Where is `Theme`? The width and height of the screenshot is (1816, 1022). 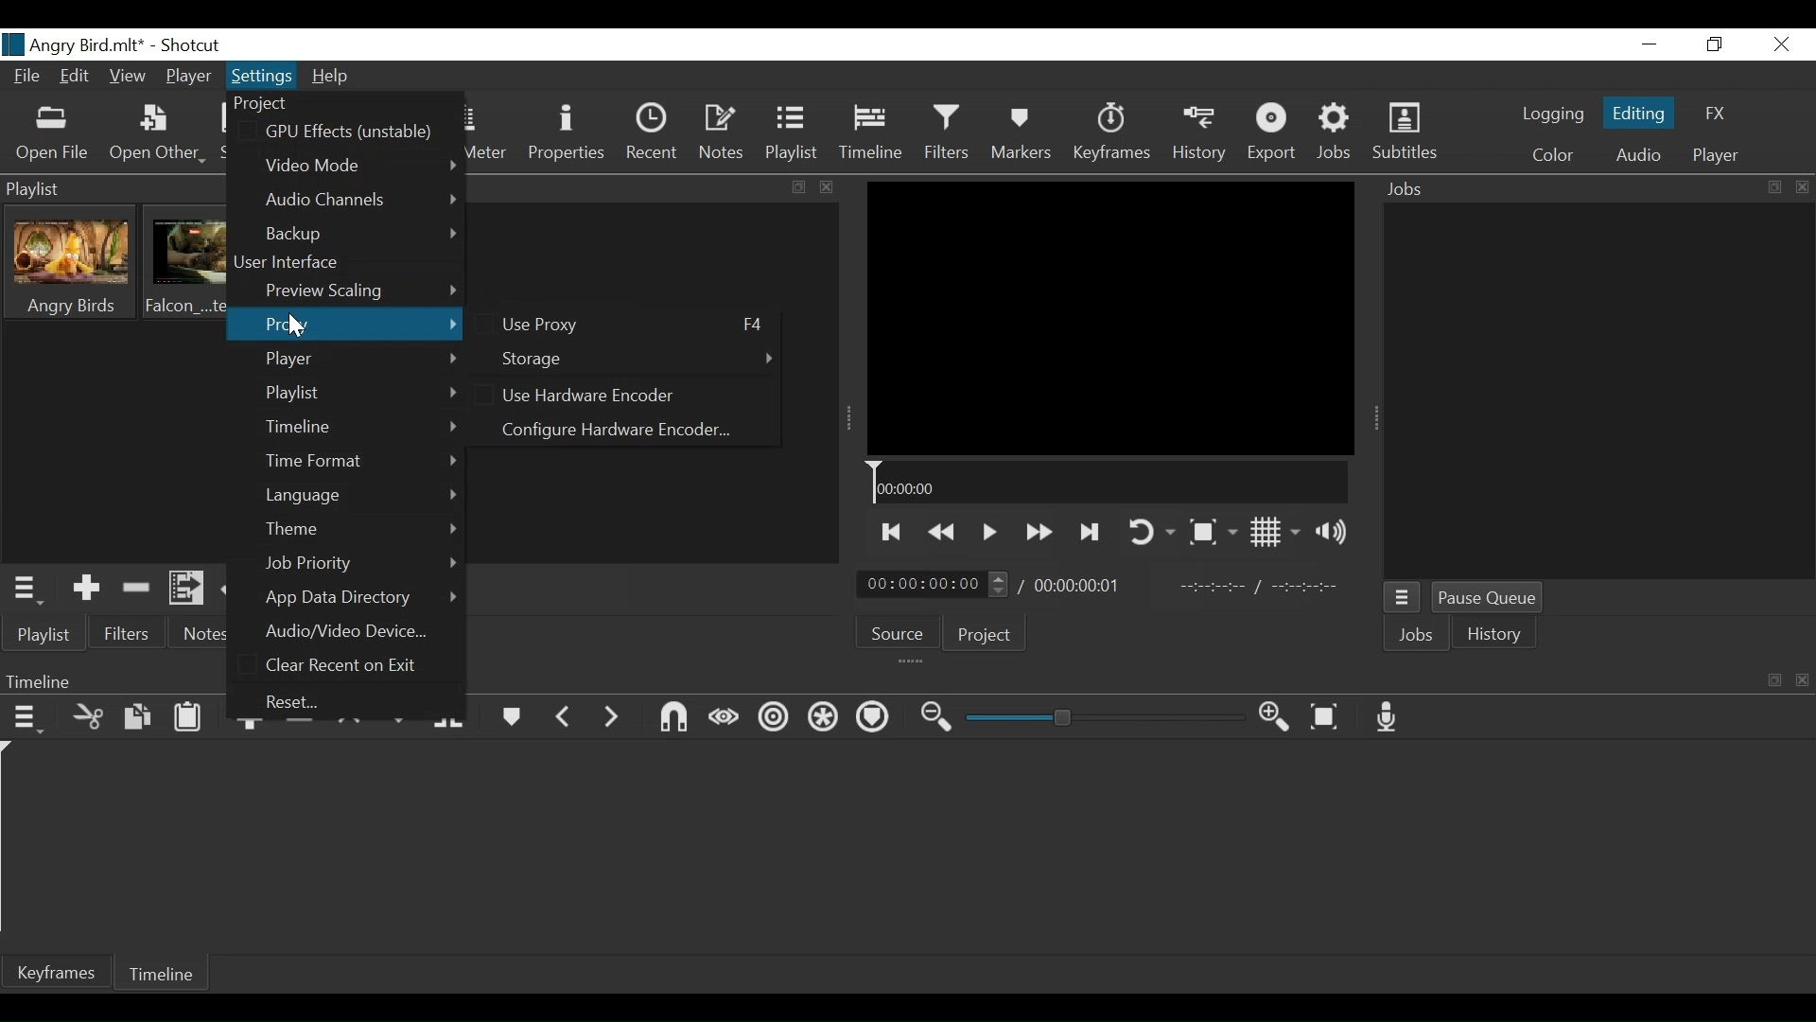
Theme is located at coordinates (361, 529).